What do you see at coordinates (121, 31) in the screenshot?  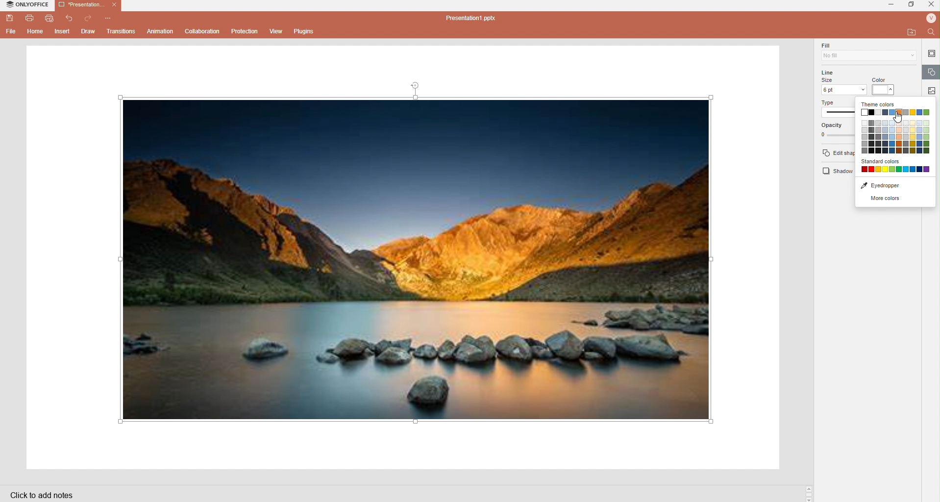 I see `Transitions` at bounding box center [121, 31].